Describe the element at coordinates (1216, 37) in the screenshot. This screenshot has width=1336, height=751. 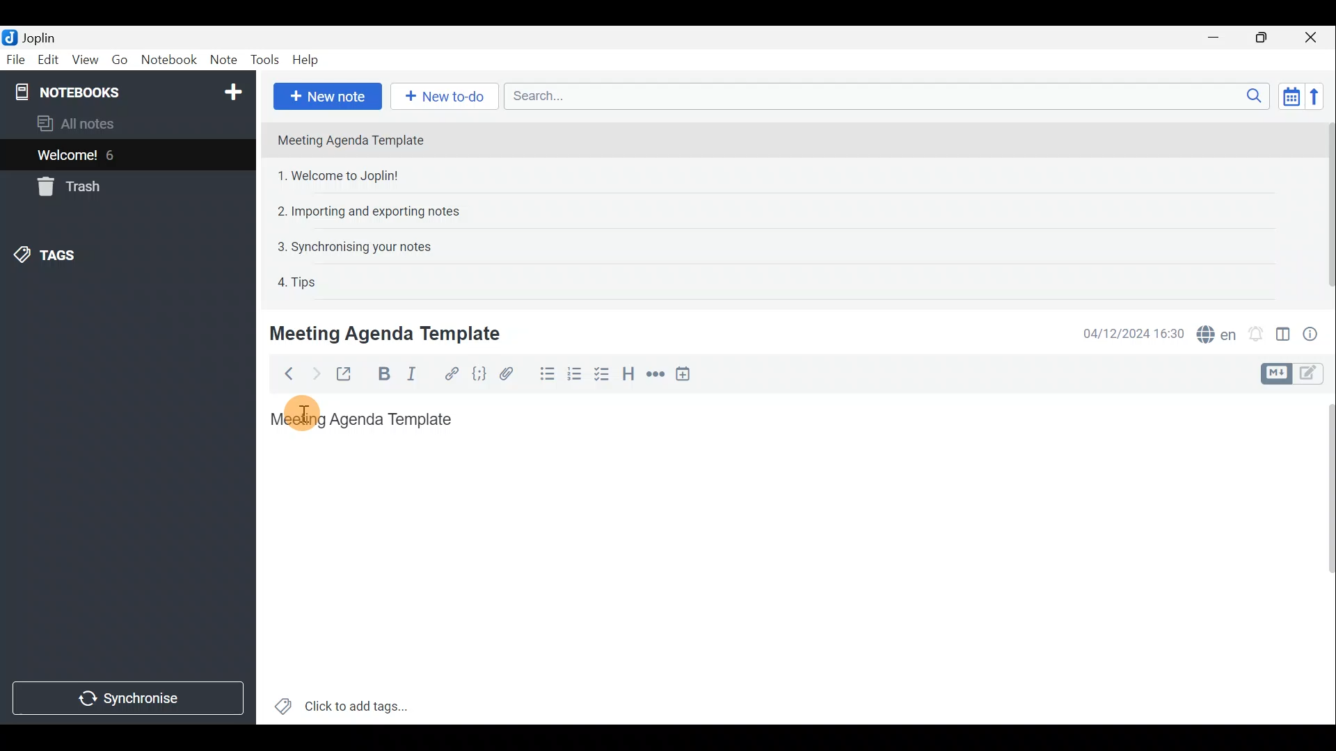
I see `Minimise` at that location.